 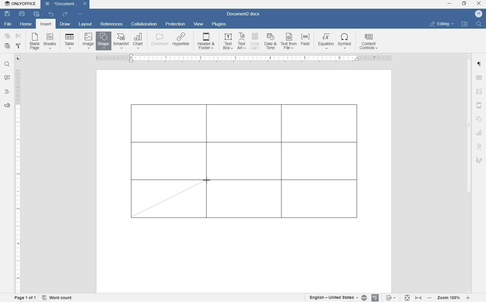 What do you see at coordinates (199, 24) in the screenshot?
I see `view` at bounding box center [199, 24].